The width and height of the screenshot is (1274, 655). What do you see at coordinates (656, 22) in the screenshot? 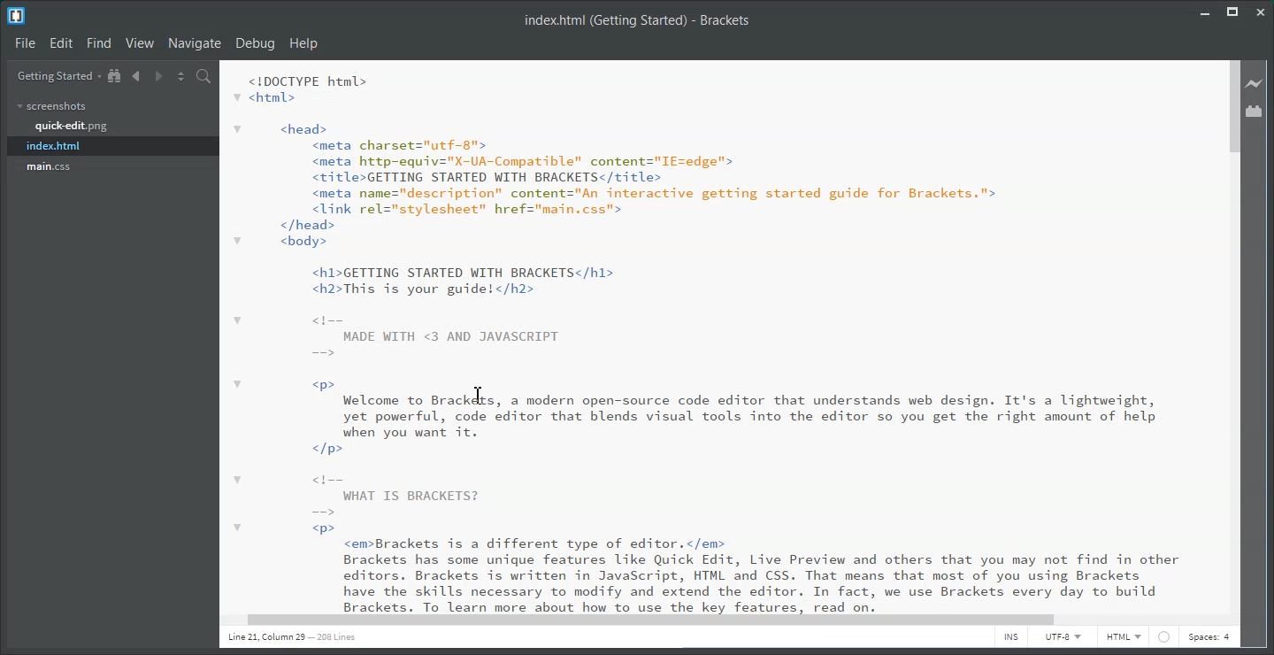
I see `index.html (Getting Started) - Brackets` at bounding box center [656, 22].